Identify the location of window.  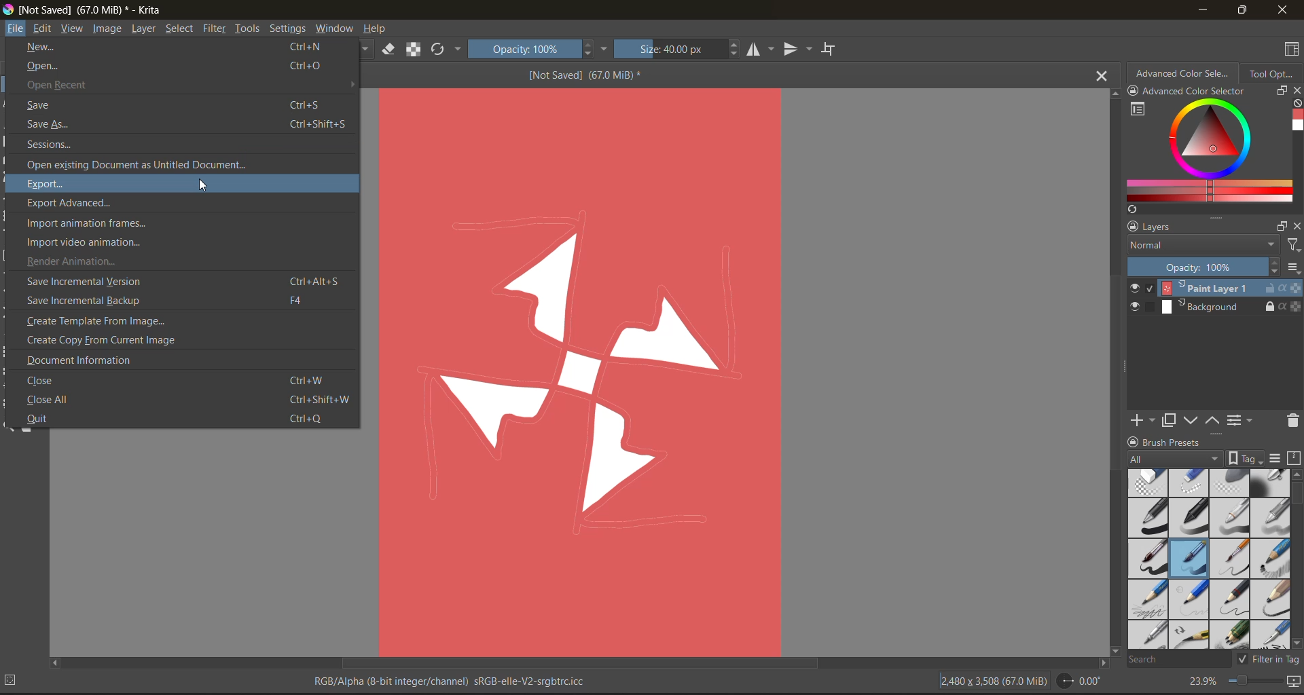
(336, 29).